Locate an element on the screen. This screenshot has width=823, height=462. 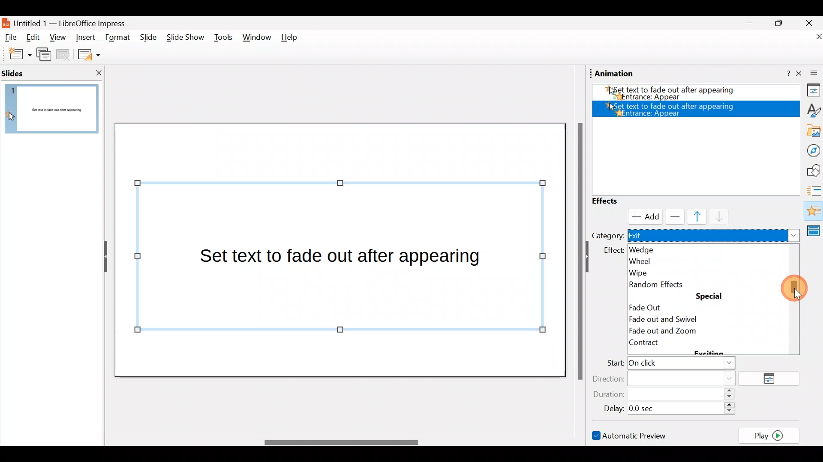
File is located at coordinates (11, 38).